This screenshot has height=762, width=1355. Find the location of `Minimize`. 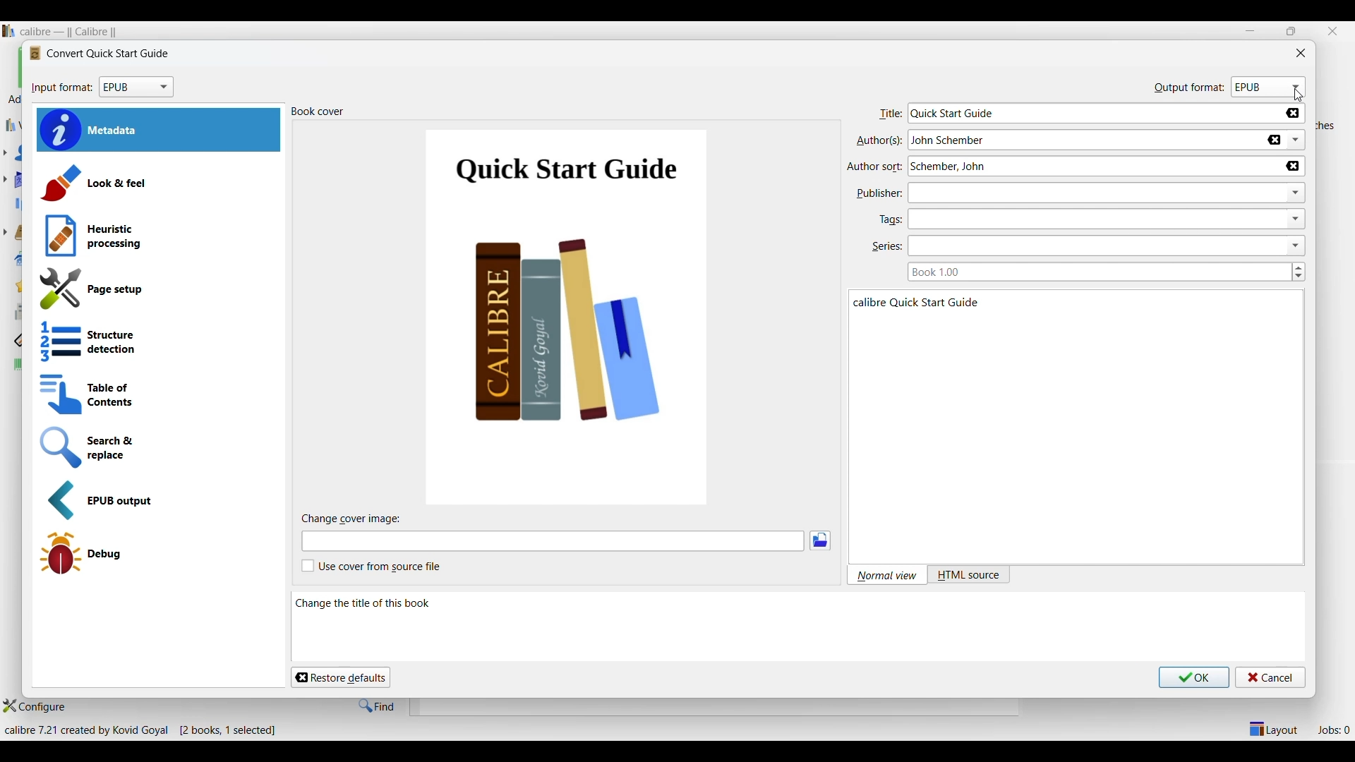

Minimize is located at coordinates (1250, 30).